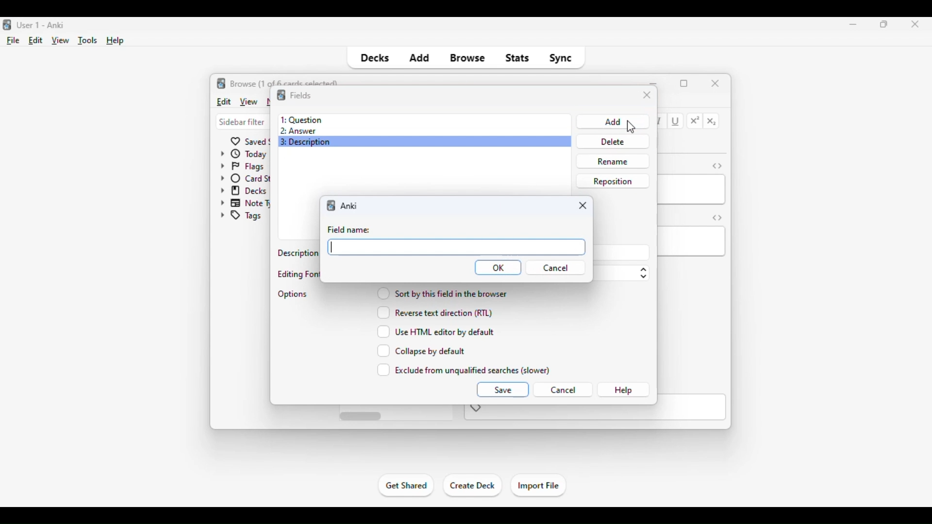  Describe the element at coordinates (374, 58) in the screenshot. I see `decks` at that location.